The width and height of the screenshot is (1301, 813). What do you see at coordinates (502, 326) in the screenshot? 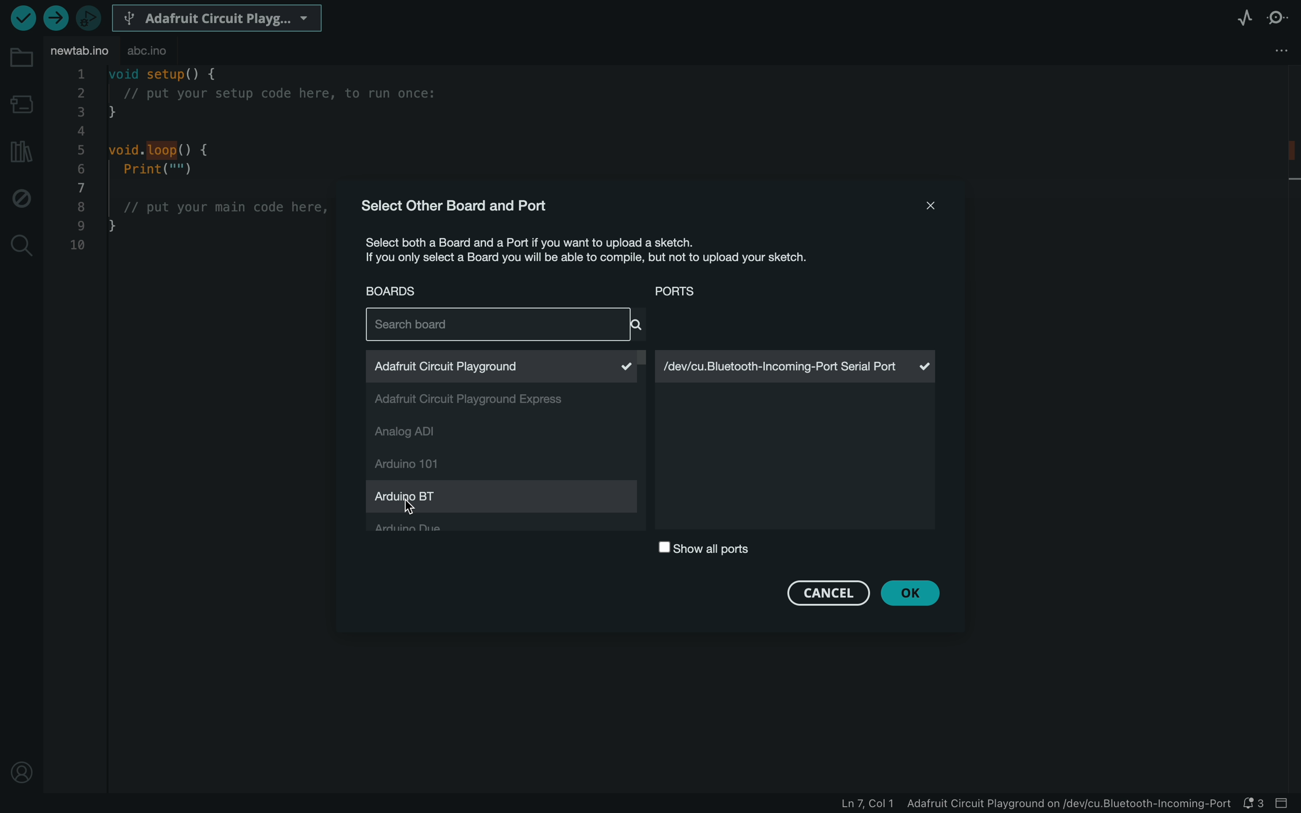
I see `search board` at bounding box center [502, 326].